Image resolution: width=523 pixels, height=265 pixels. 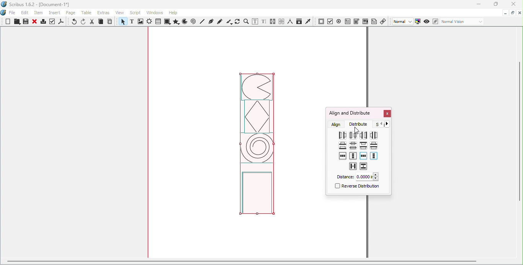 What do you see at coordinates (358, 129) in the screenshot?
I see `cursor` at bounding box center [358, 129].